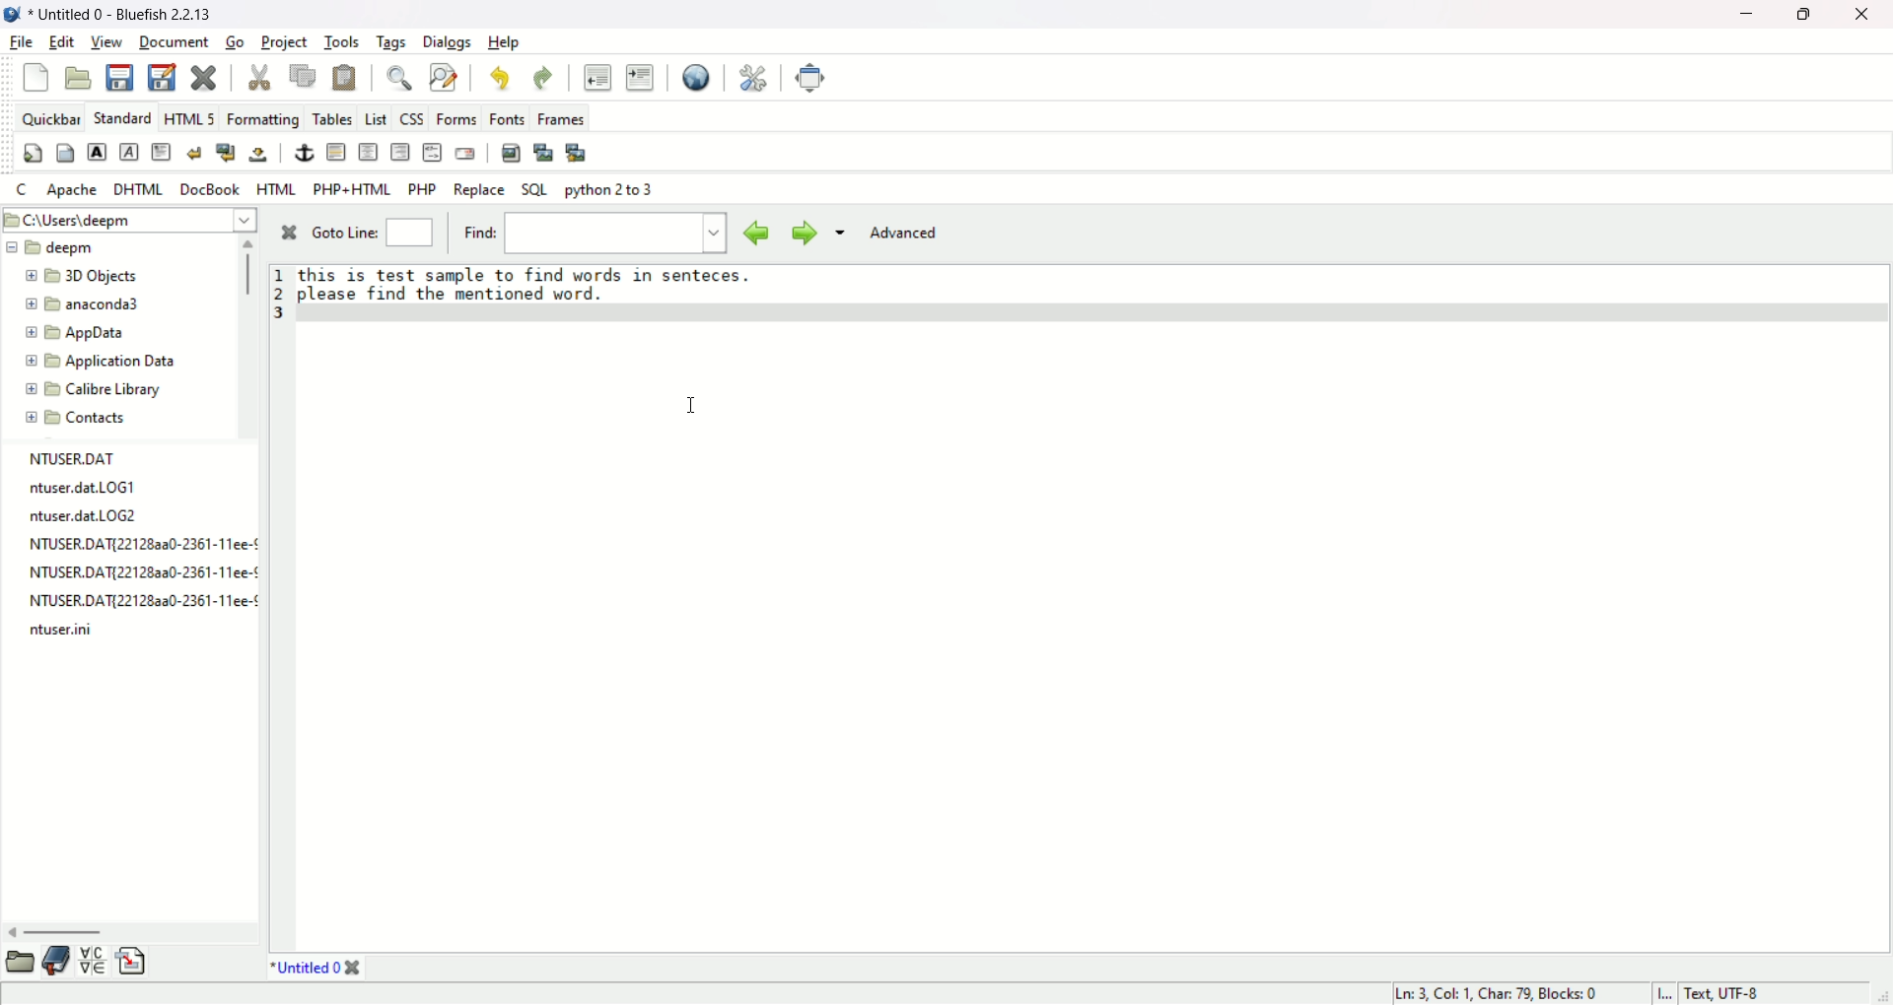 The width and height of the screenshot is (1893, 1005). I want to click on insert character, so click(91, 961).